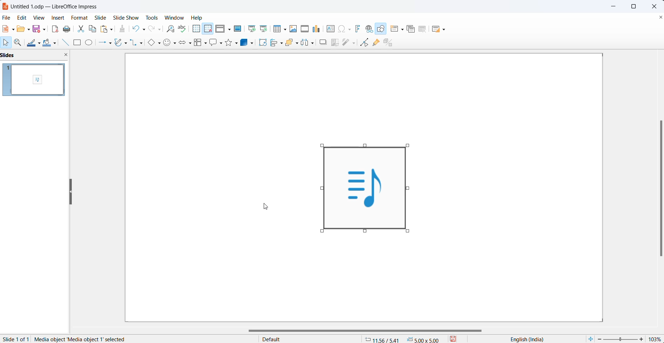 Image resolution: width=664 pixels, height=343 pixels. I want to click on clone formatting, so click(123, 29).